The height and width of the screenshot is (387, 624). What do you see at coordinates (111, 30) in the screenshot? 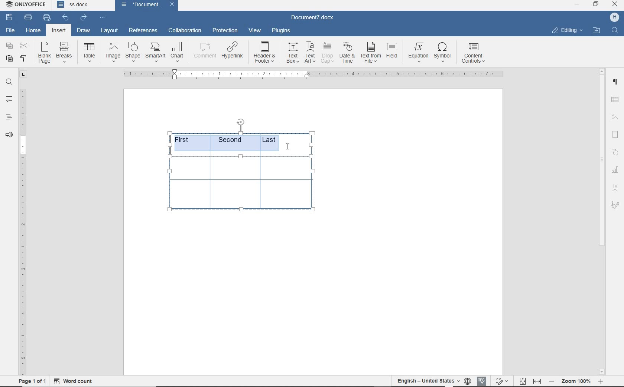
I see `layout` at bounding box center [111, 30].